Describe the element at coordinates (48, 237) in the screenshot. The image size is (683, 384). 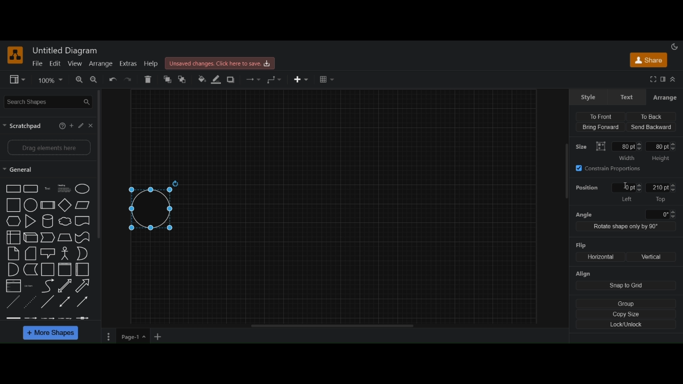
I see `arrow` at that location.